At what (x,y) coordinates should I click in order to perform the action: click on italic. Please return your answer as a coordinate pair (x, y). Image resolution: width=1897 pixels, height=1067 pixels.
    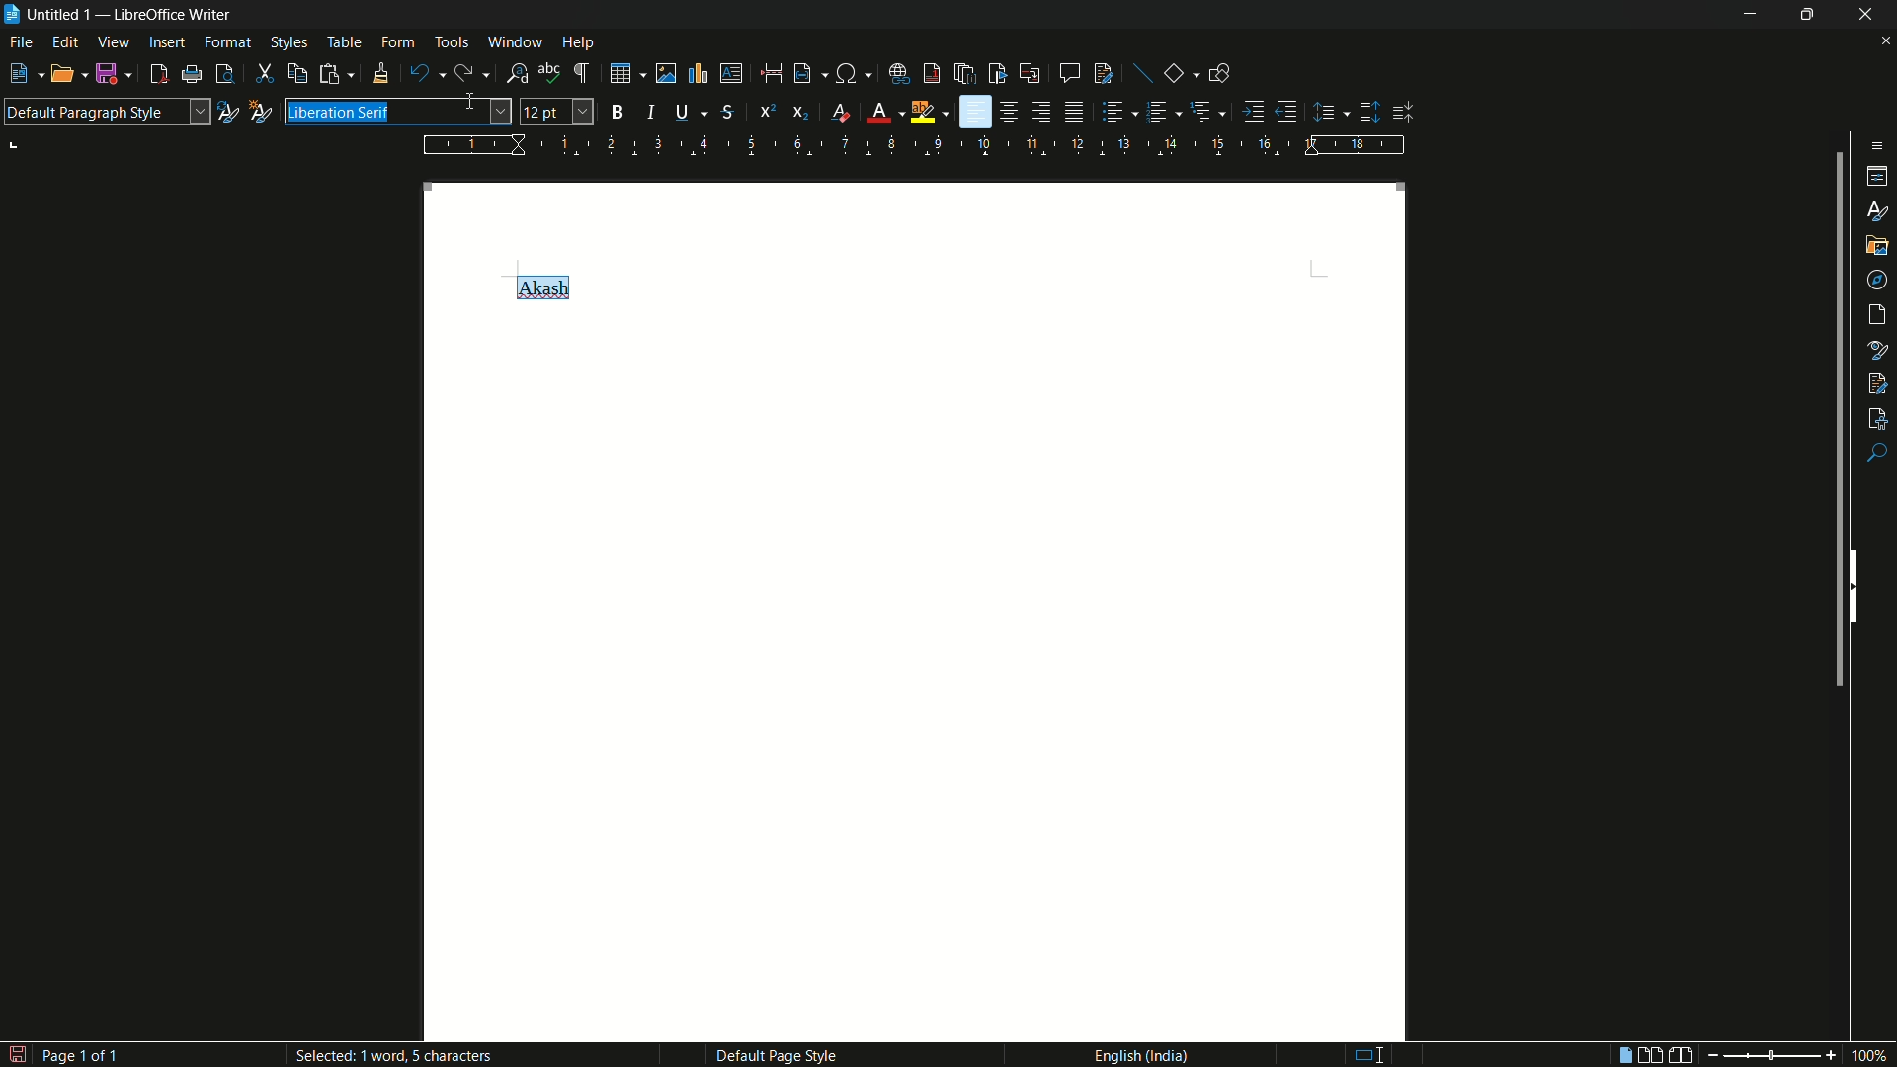
    Looking at the image, I should click on (656, 112).